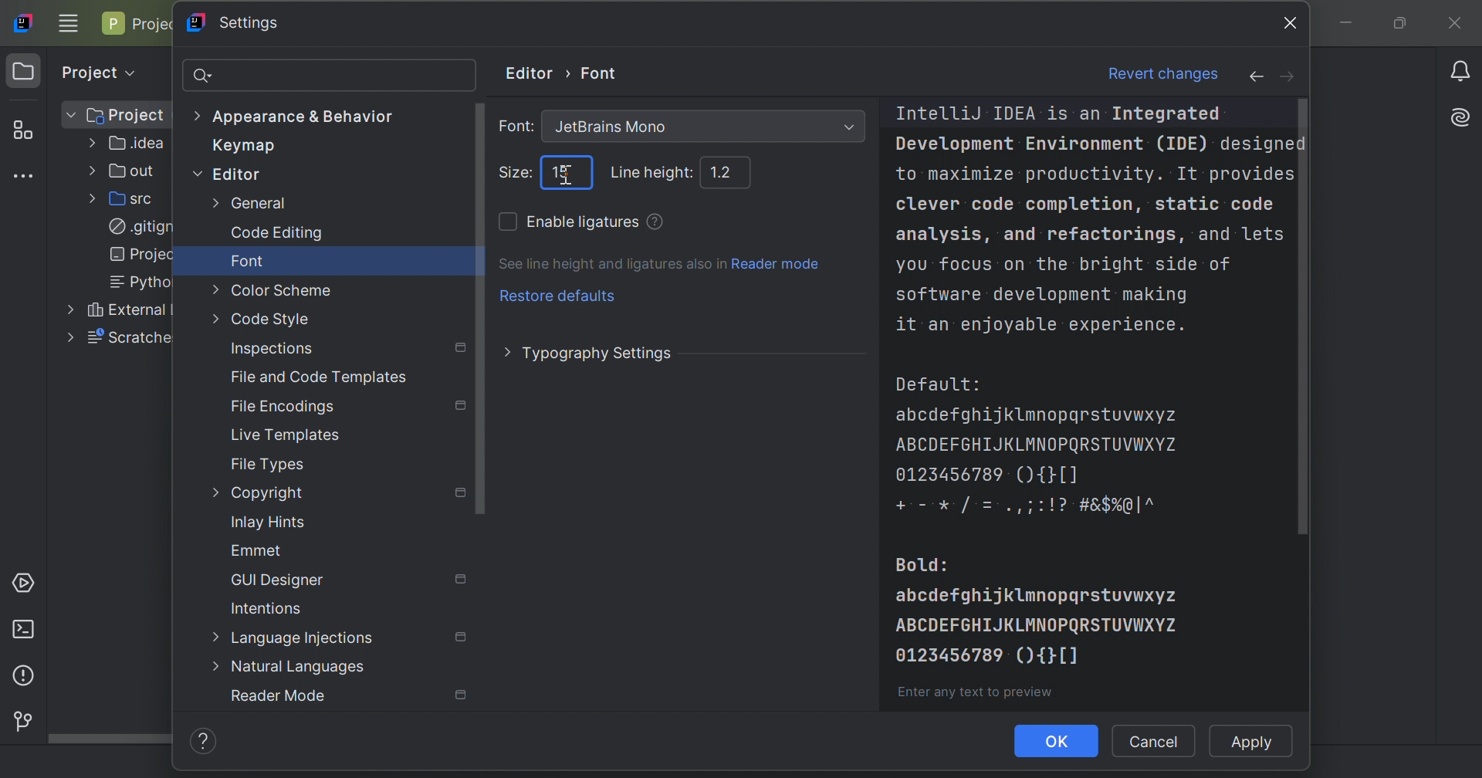 The width and height of the screenshot is (1482, 778). Describe the element at coordinates (1094, 174) in the screenshot. I see `to maximize productivity. It provides` at that location.